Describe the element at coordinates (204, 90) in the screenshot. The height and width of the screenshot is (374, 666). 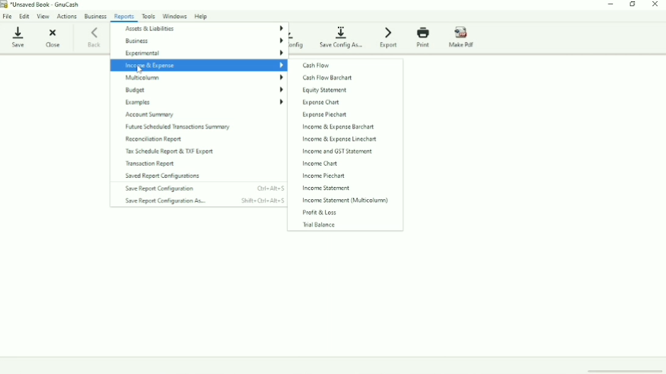
I see `Budget` at that location.